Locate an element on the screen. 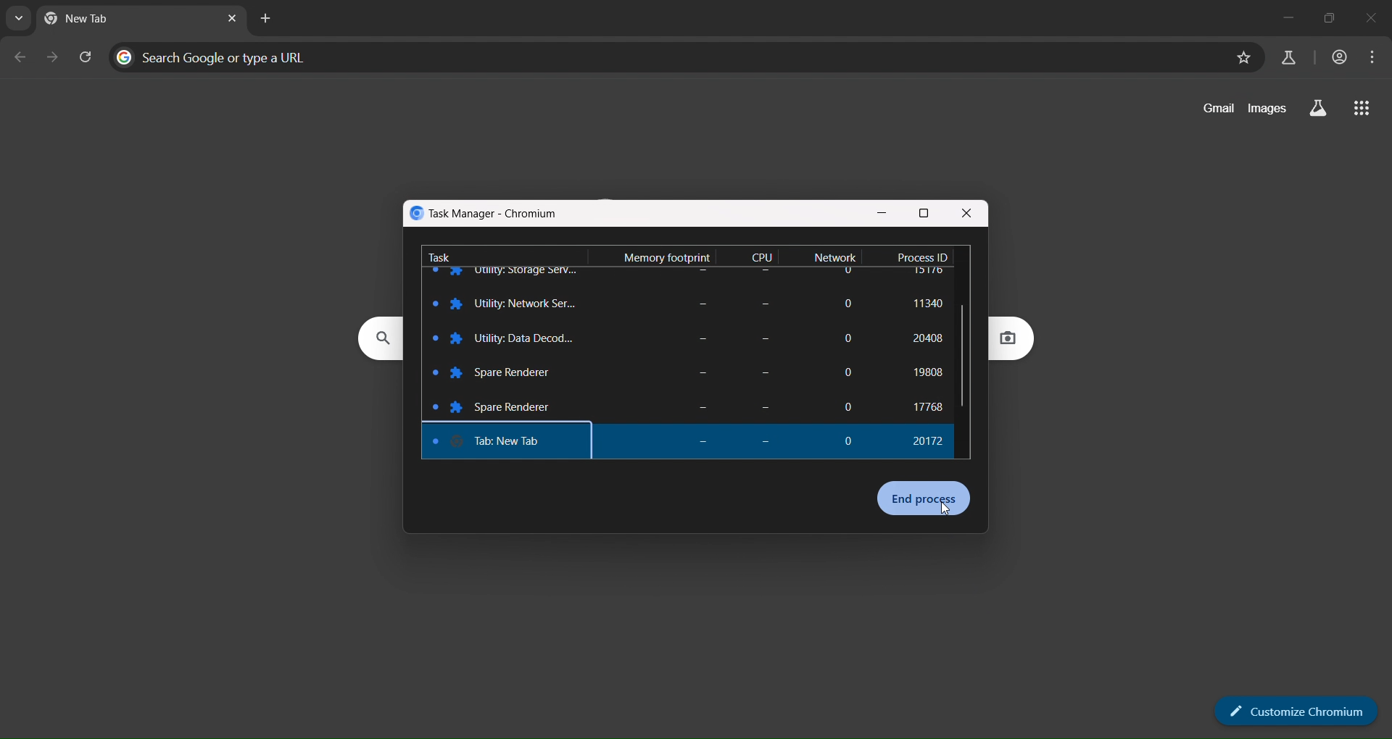  Task is located at coordinates (441, 254).